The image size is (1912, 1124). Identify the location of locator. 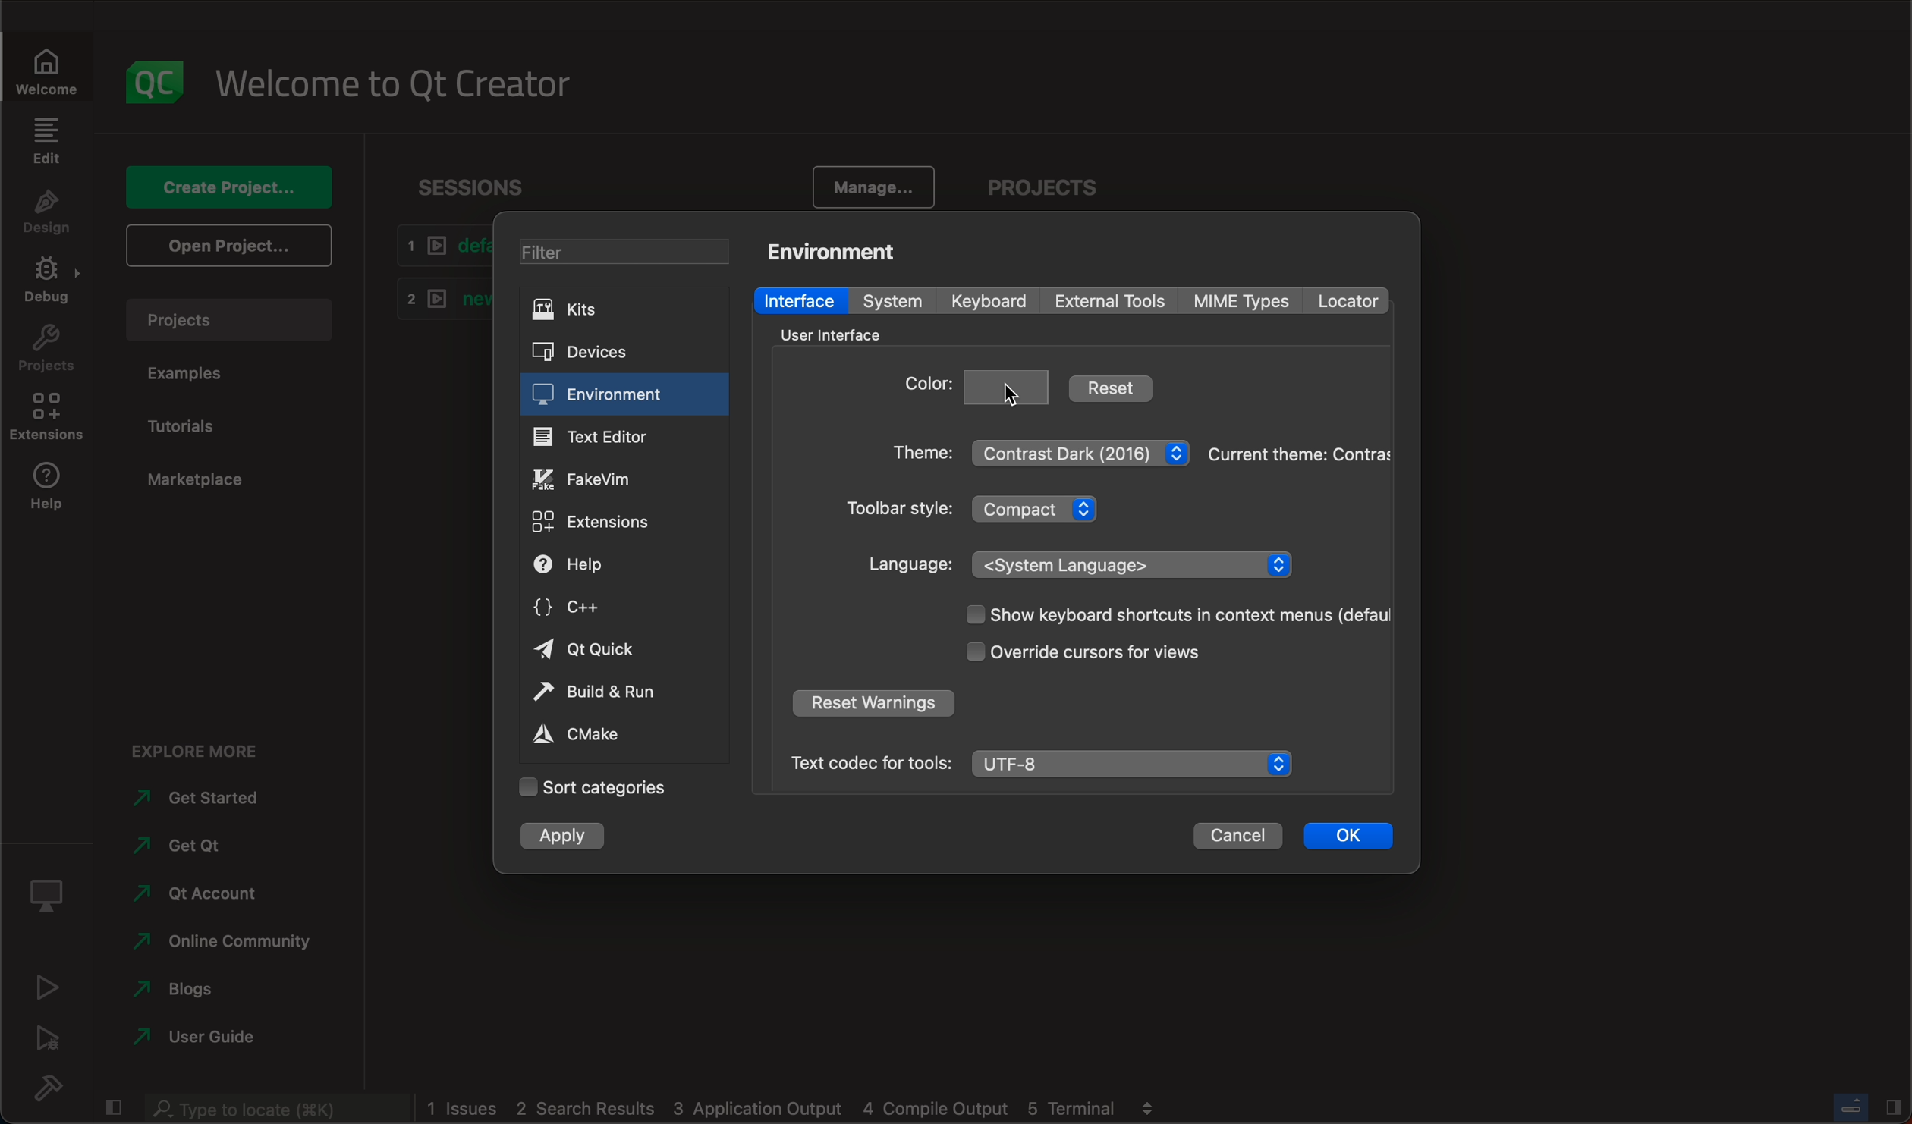
(1346, 301).